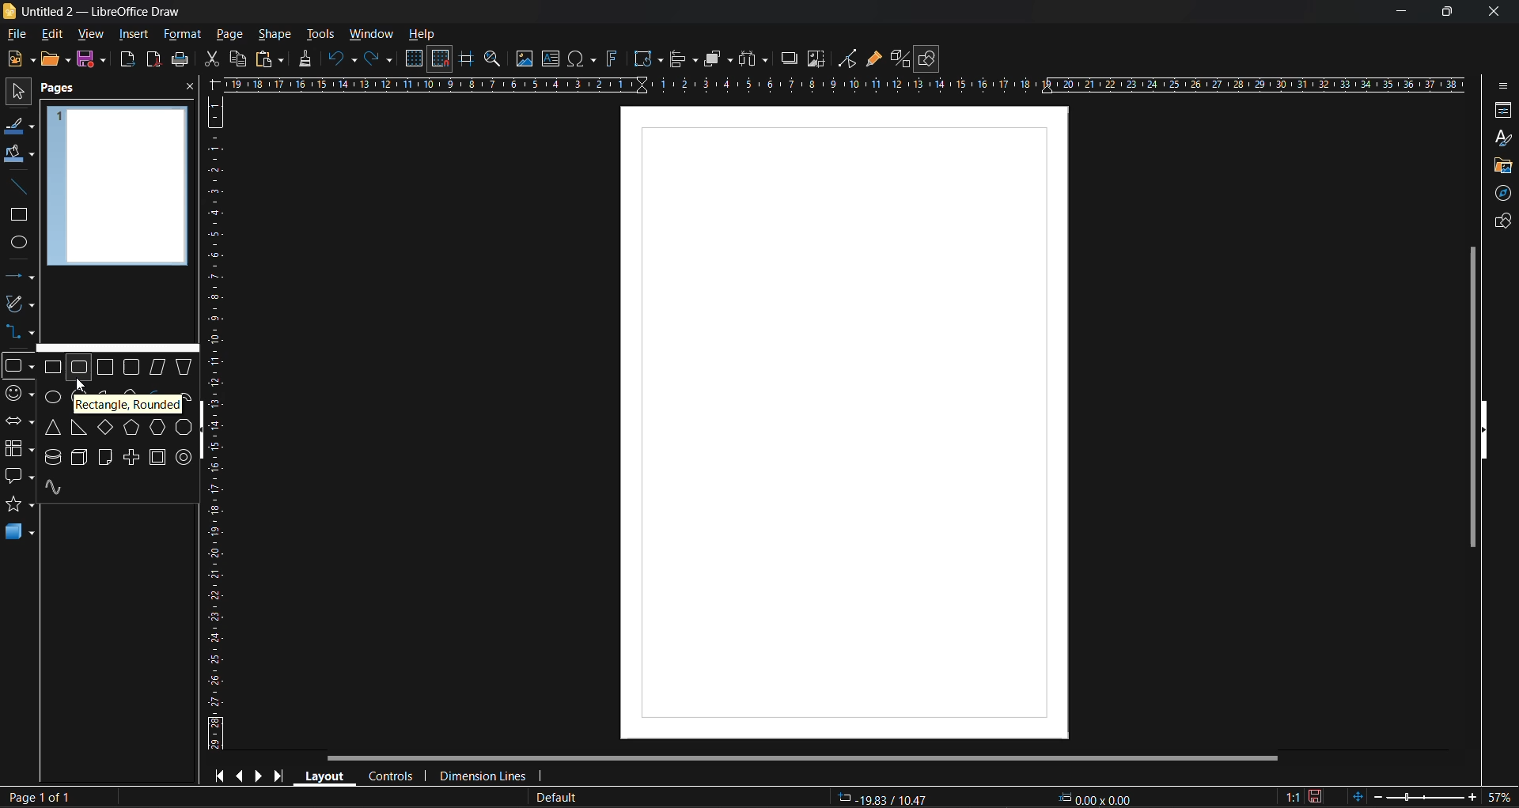 The image size is (1519, 808). What do you see at coordinates (482, 777) in the screenshot?
I see `dimension lines` at bounding box center [482, 777].